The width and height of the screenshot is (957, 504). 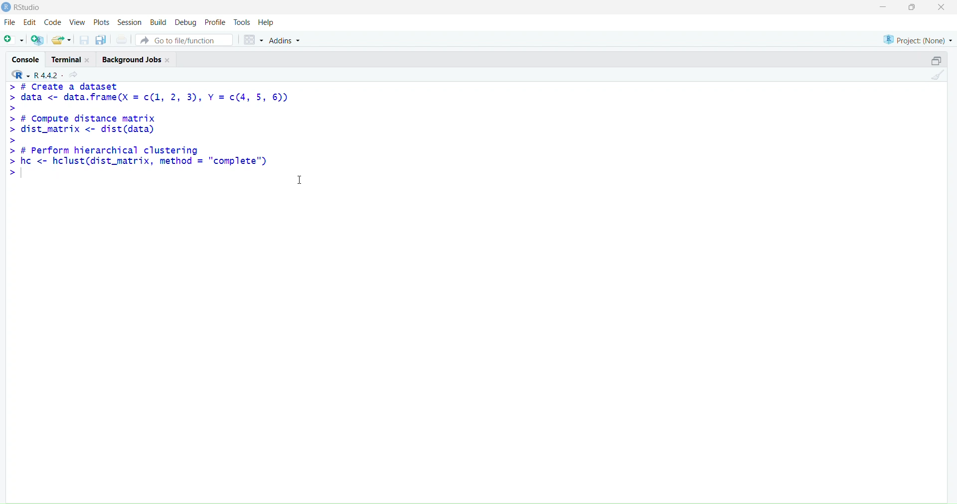 I want to click on Maximize, so click(x=934, y=61).